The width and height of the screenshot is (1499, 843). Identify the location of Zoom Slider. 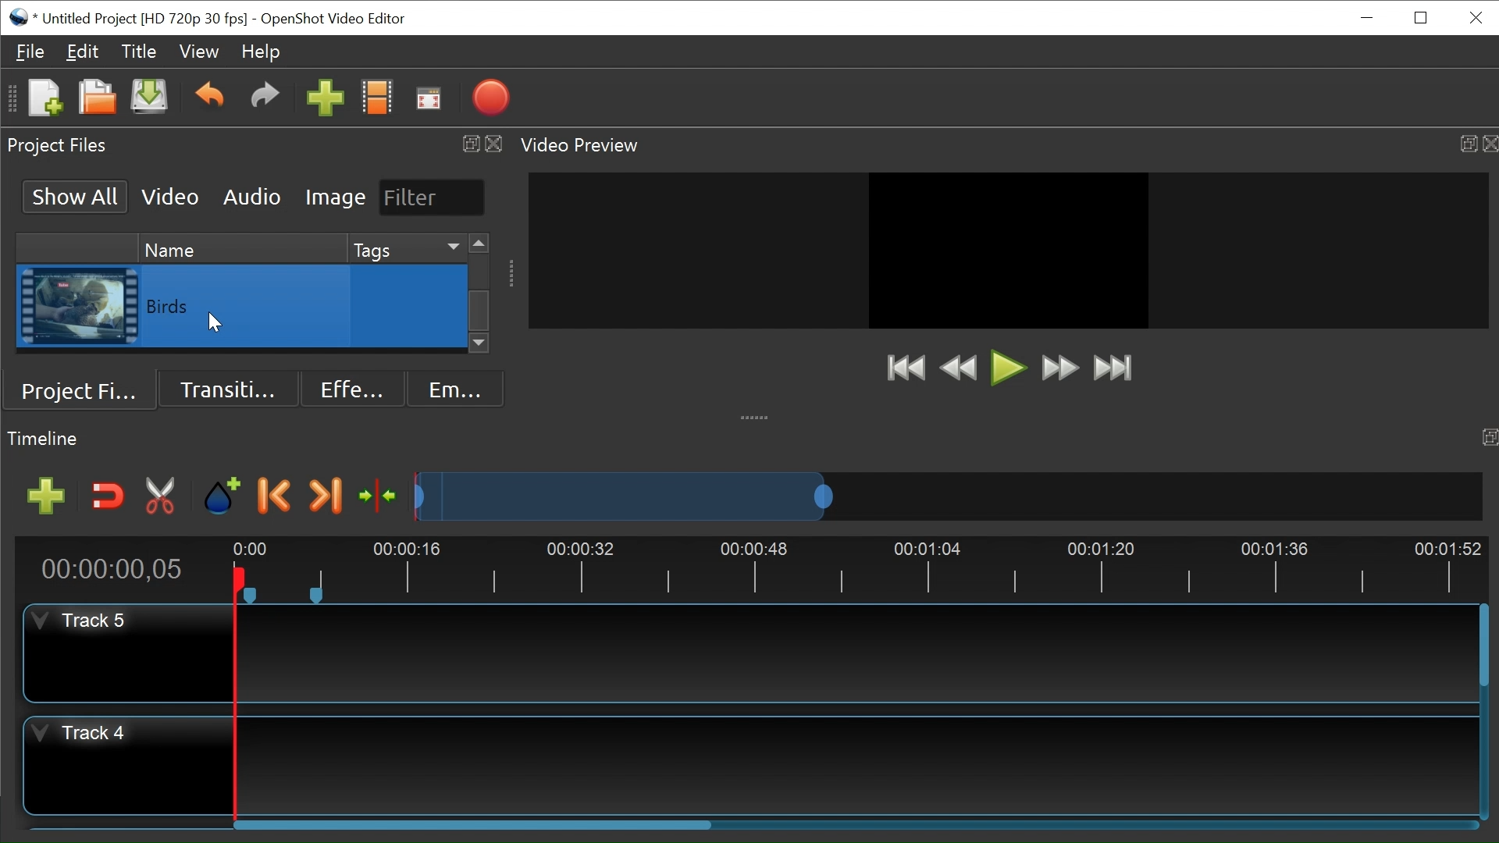
(942, 494).